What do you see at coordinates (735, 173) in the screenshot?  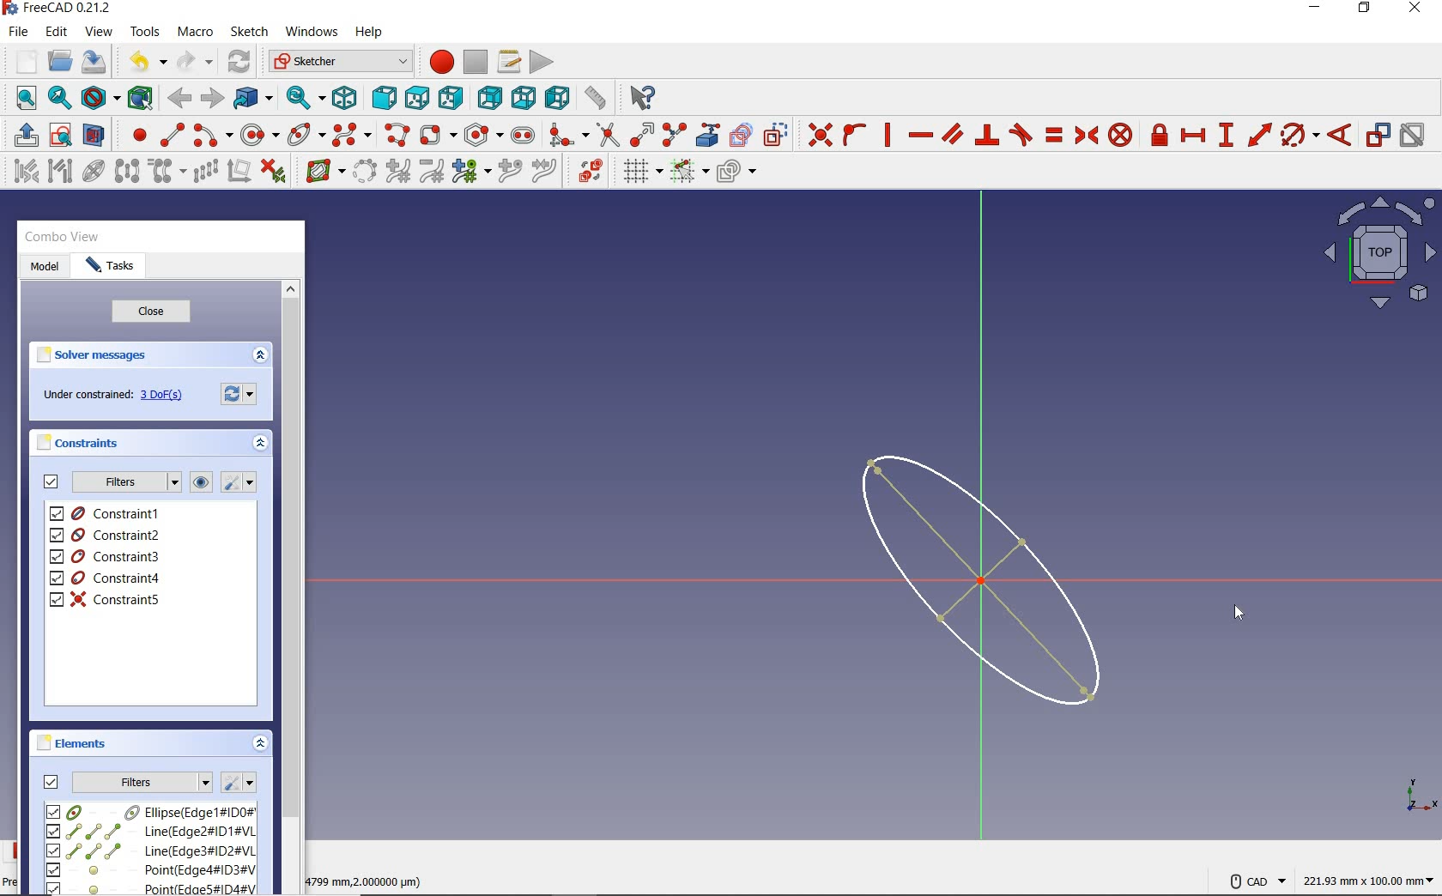 I see `configure rendering order` at bounding box center [735, 173].